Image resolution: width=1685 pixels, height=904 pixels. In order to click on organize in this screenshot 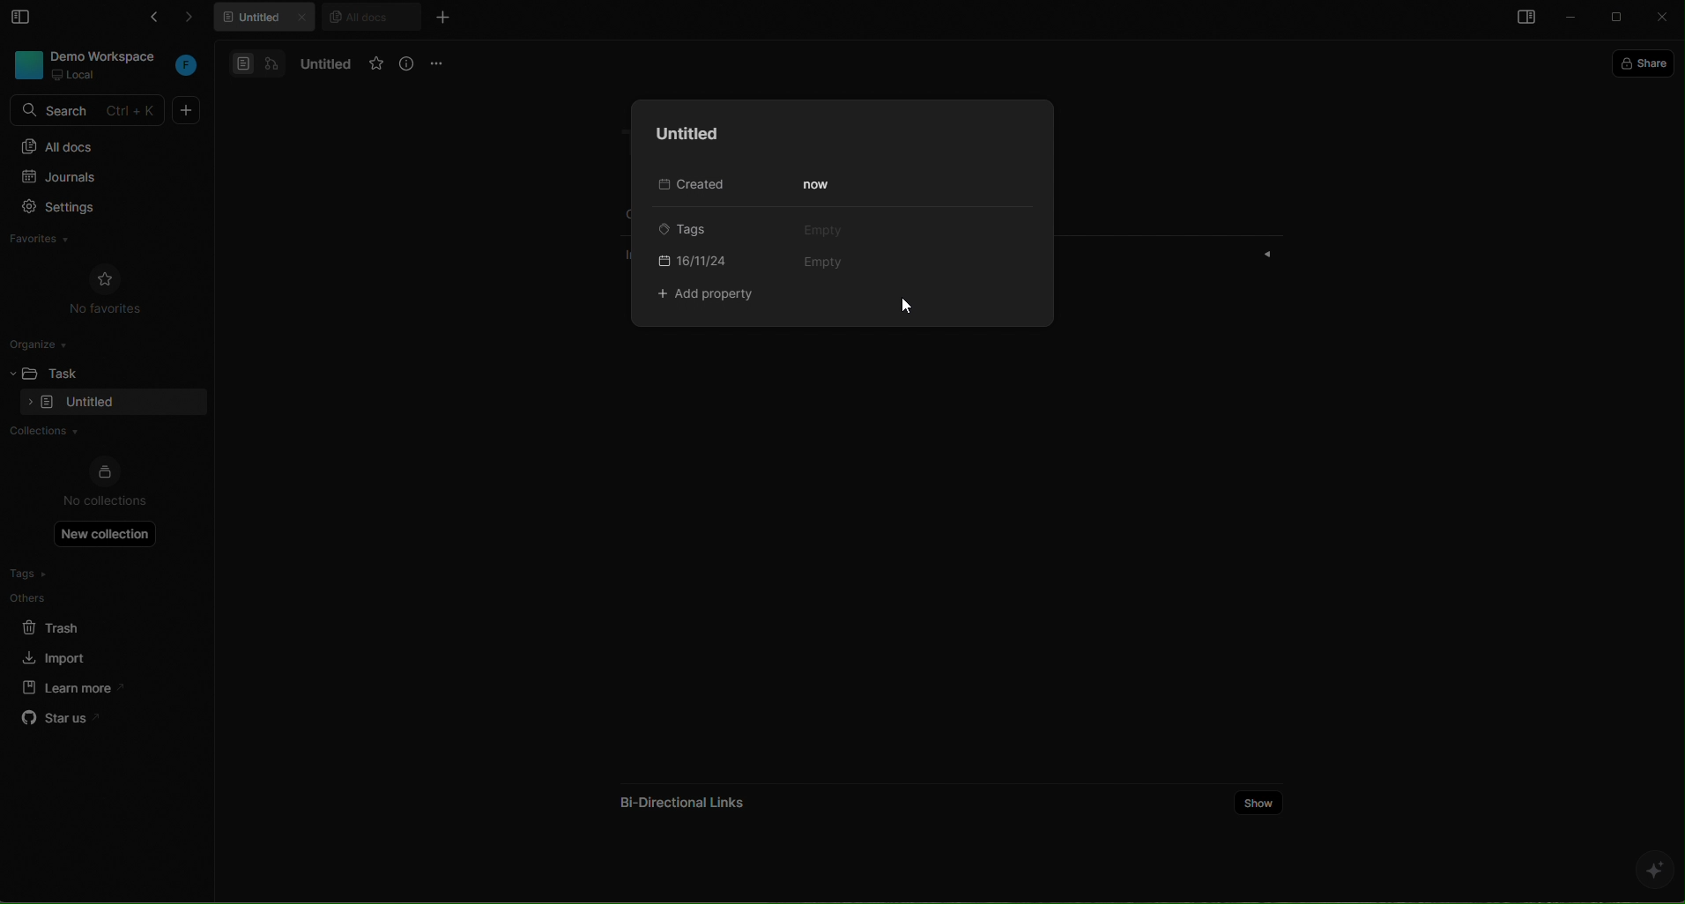, I will do `click(45, 343)`.